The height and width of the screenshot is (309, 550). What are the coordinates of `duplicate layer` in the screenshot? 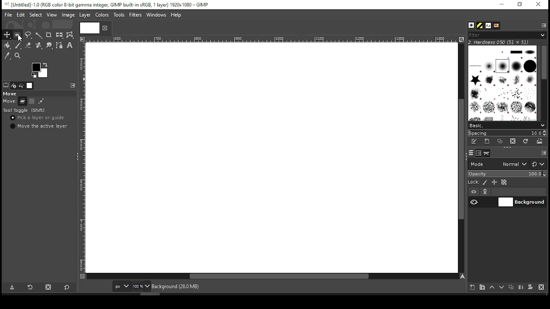 It's located at (512, 288).